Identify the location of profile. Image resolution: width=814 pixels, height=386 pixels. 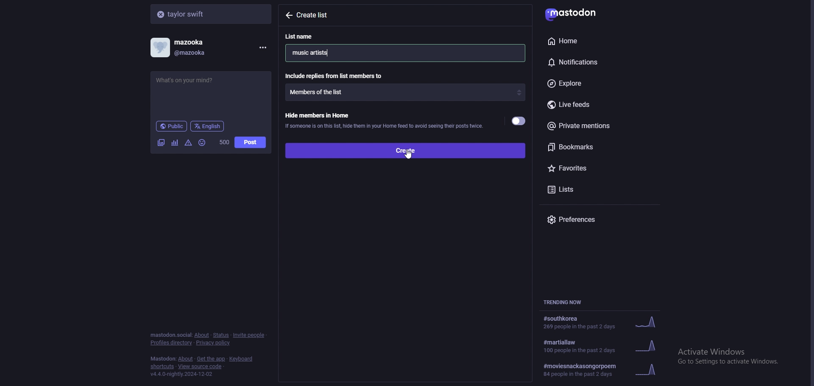
(185, 48).